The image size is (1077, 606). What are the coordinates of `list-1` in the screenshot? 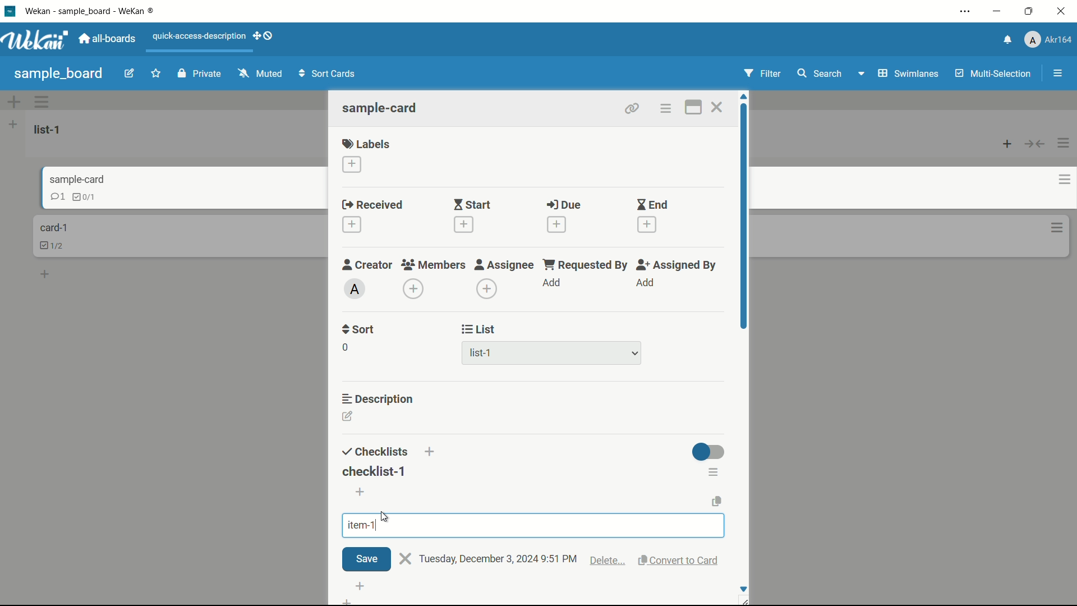 It's located at (480, 353).